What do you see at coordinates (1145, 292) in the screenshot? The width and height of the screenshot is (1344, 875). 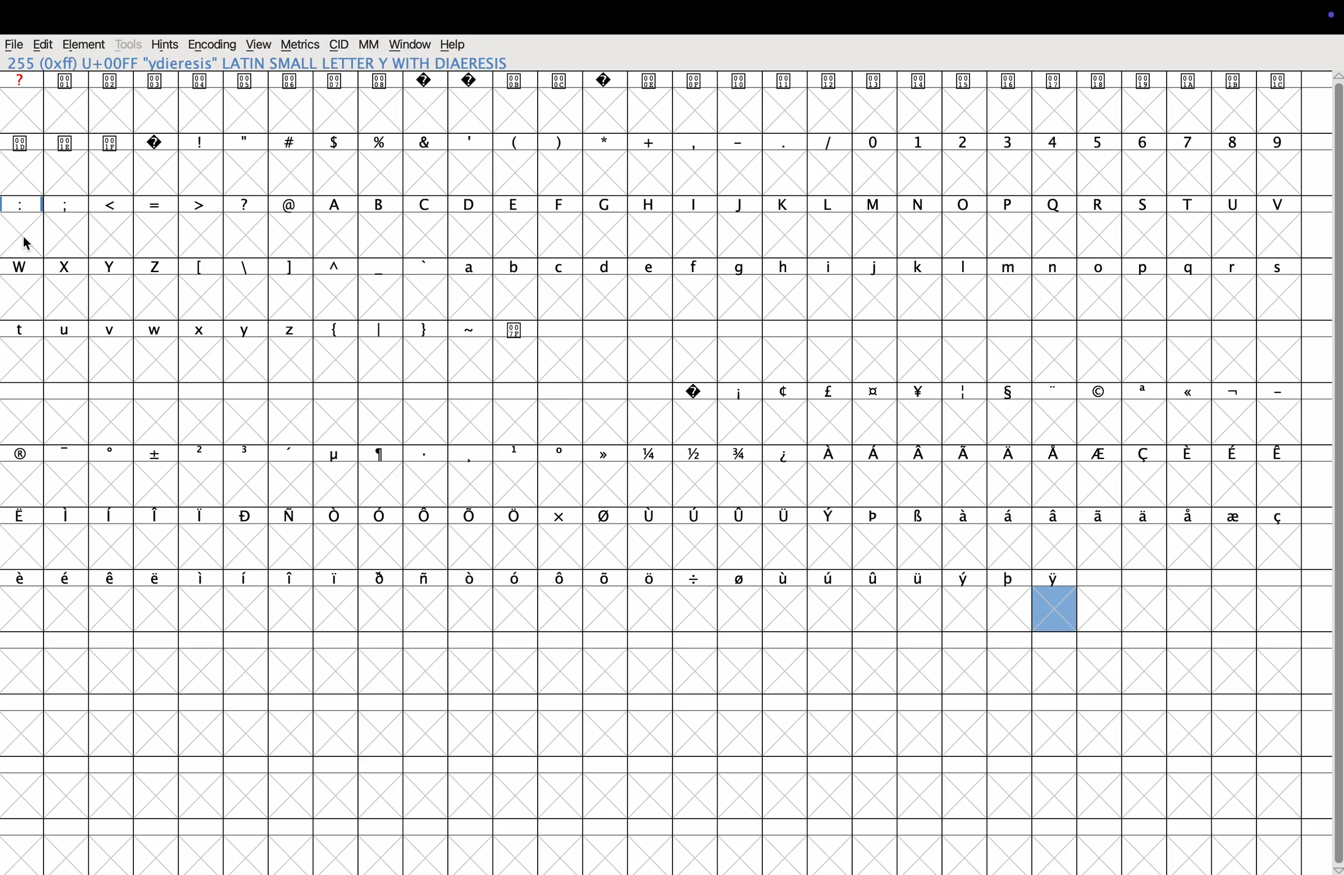 I see `p` at bounding box center [1145, 292].